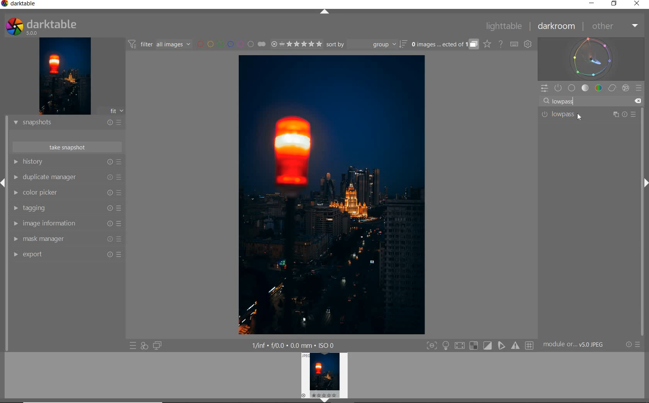 The image size is (649, 403). I want to click on FILTER BY IMAGE COLOR LABEL, so click(231, 45).